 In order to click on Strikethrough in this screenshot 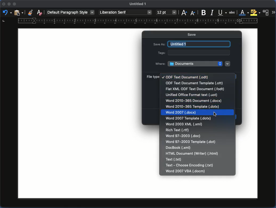, I will do `click(233, 12)`.